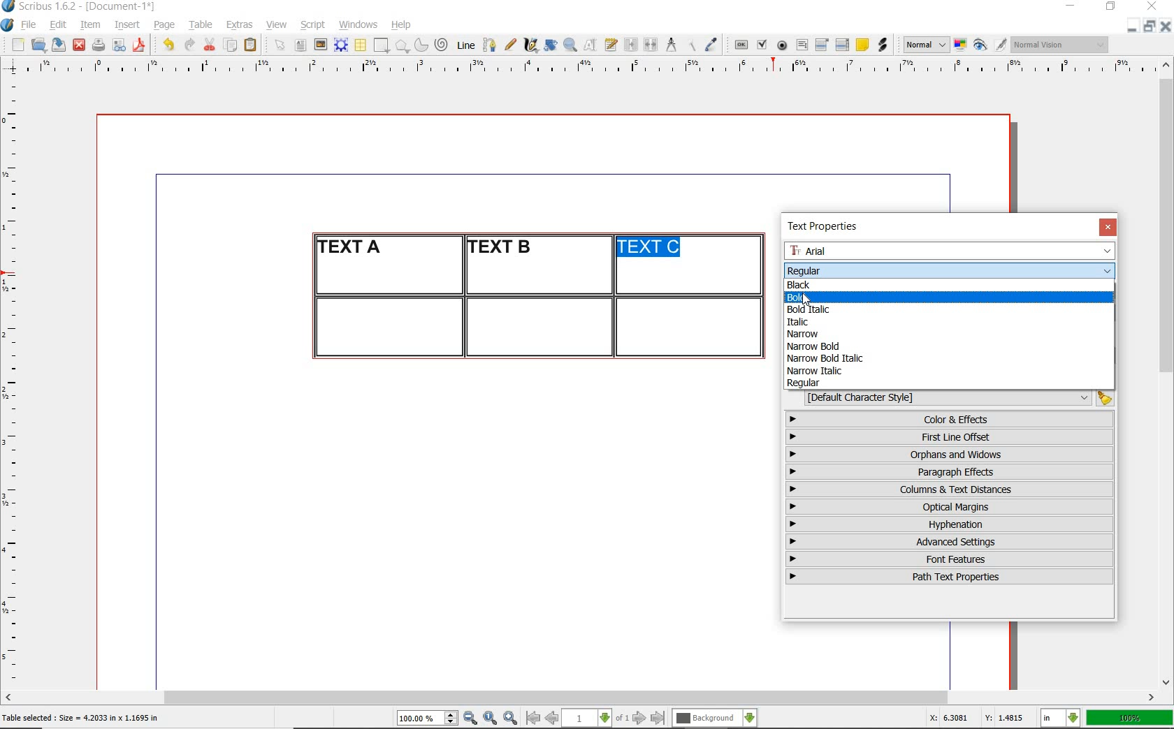 This screenshot has height=729, width=1174. What do you see at coordinates (16, 45) in the screenshot?
I see `new` at bounding box center [16, 45].